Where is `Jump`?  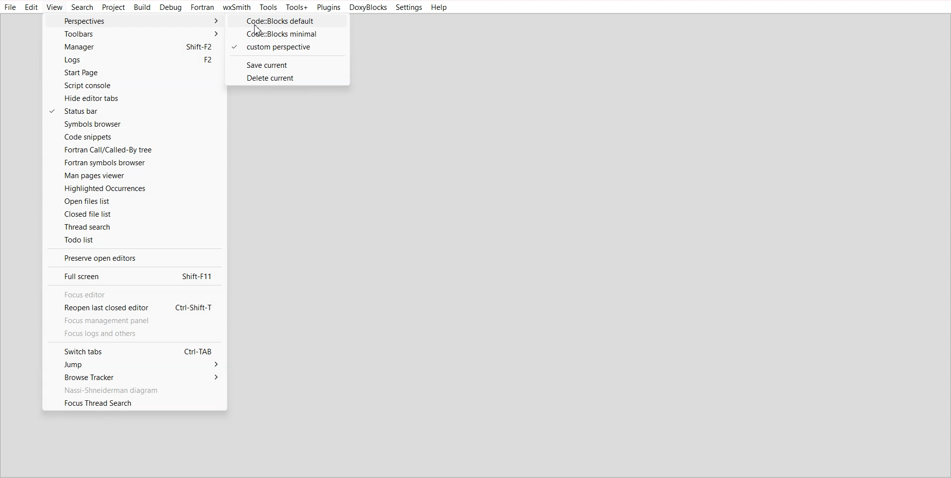
Jump is located at coordinates (133, 365).